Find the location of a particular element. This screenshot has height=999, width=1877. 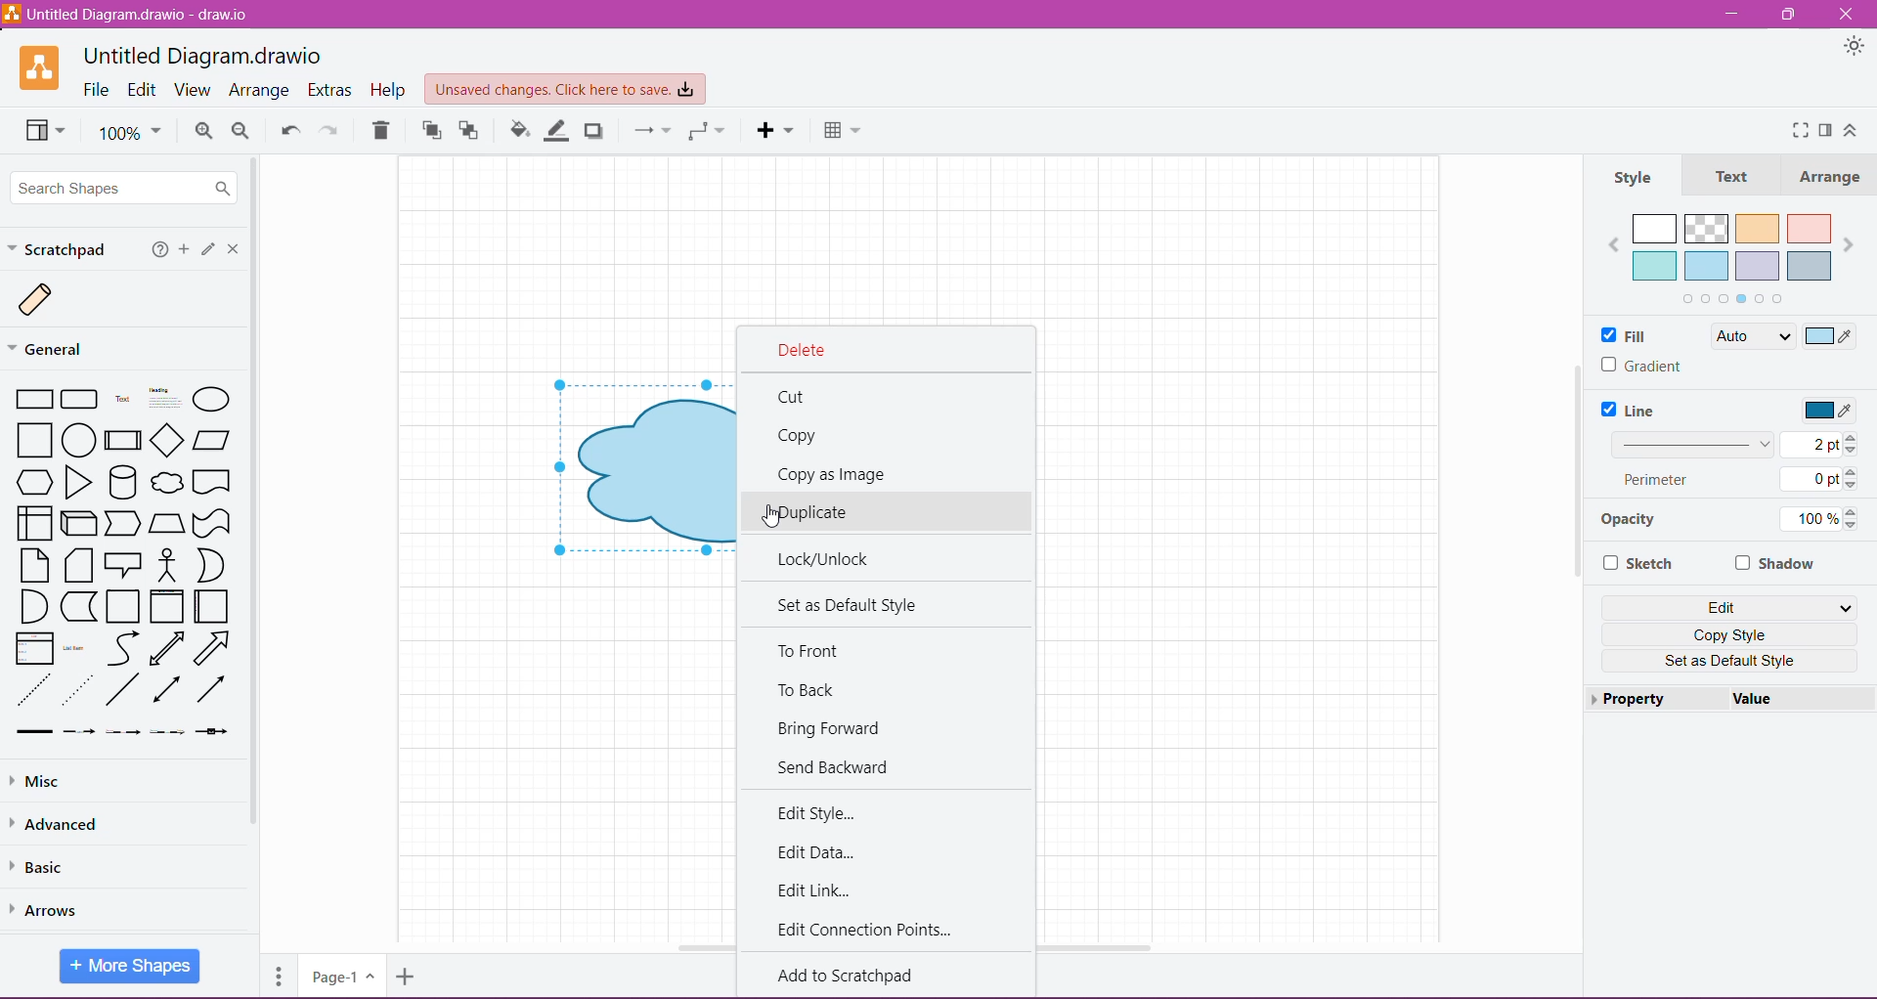

Add is located at coordinates (185, 249).